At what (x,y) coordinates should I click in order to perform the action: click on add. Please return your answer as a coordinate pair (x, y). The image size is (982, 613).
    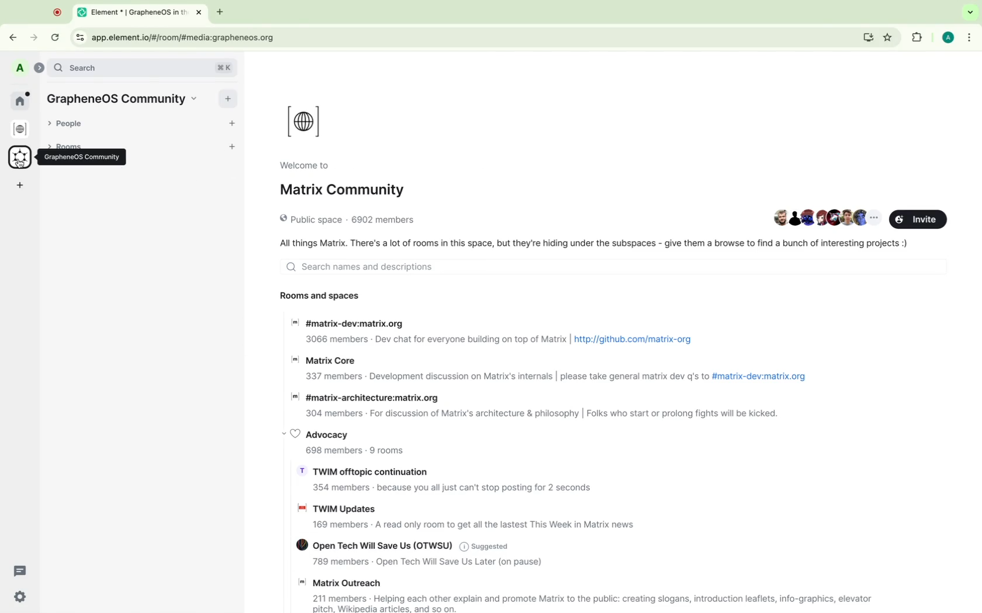
    Looking at the image, I should click on (229, 100).